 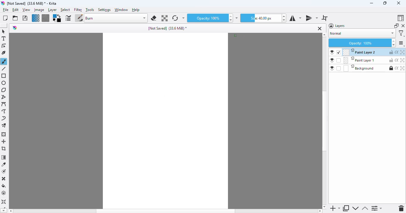 What do you see at coordinates (359, 68) in the screenshot?
I see `background` at bounding box center [359, 68].